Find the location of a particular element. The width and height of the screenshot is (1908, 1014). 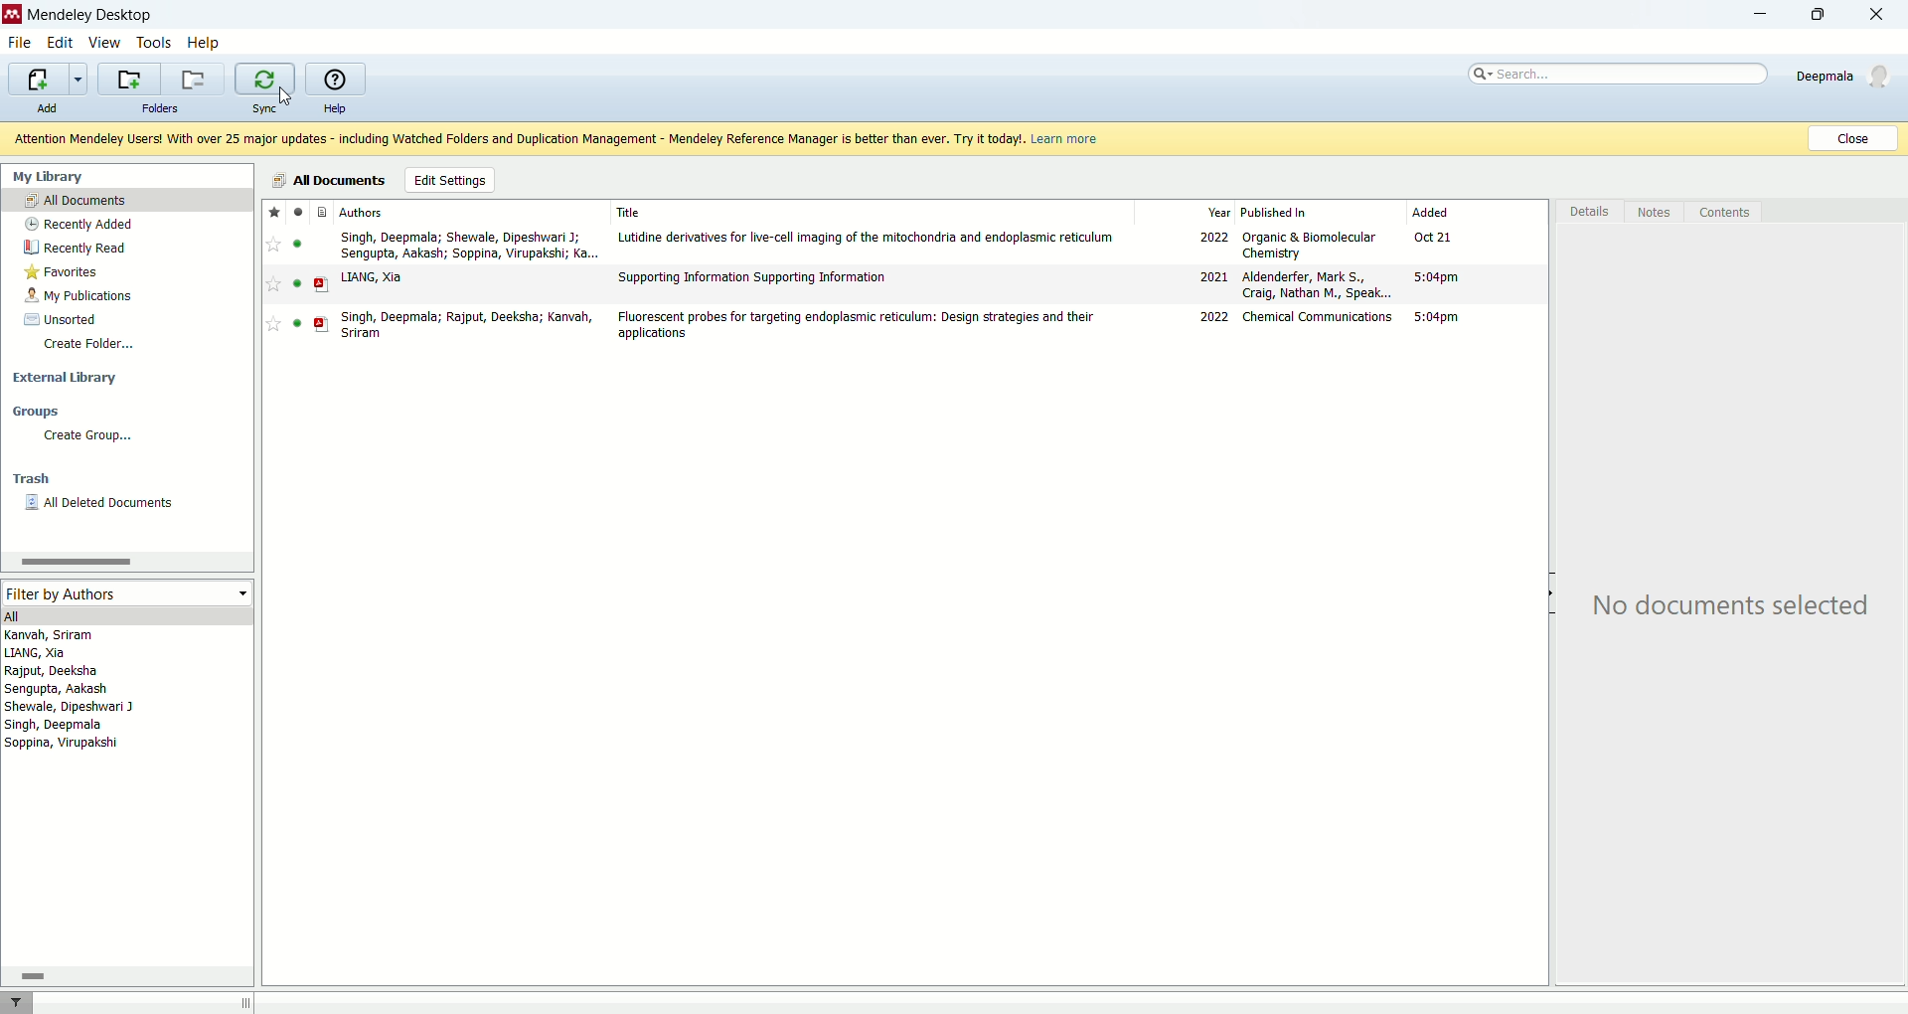

edit is located at coordinates (61, 44).